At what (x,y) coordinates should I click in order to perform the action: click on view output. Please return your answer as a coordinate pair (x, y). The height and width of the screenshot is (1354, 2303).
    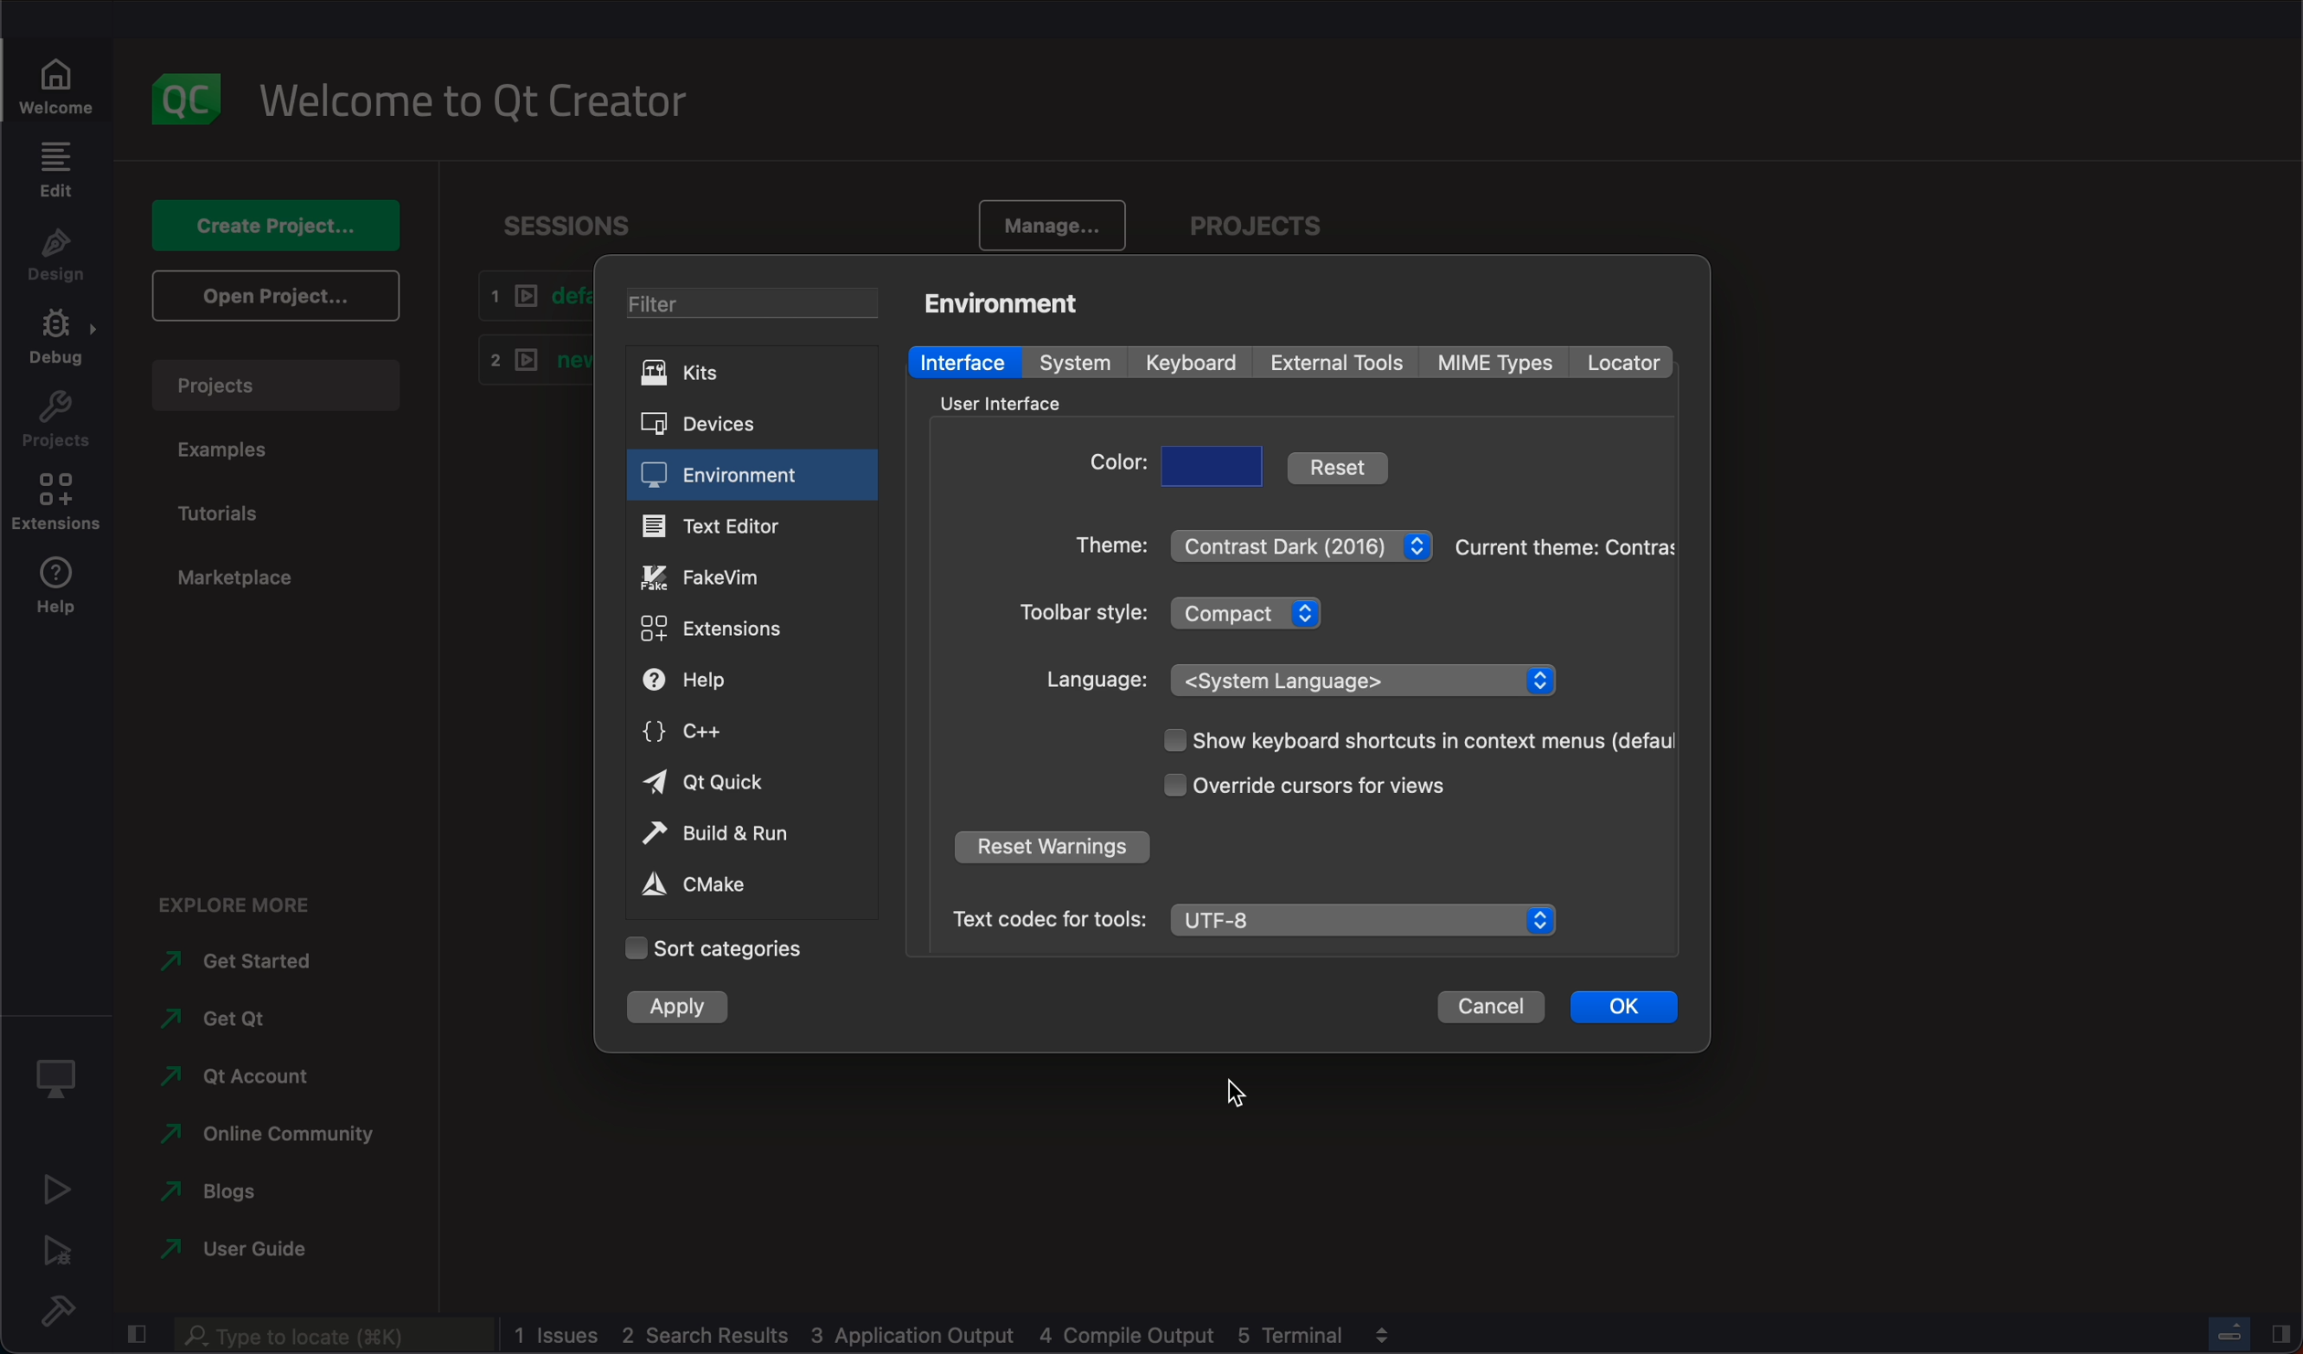
    Looking at the image, I should click on (1387, 1328).